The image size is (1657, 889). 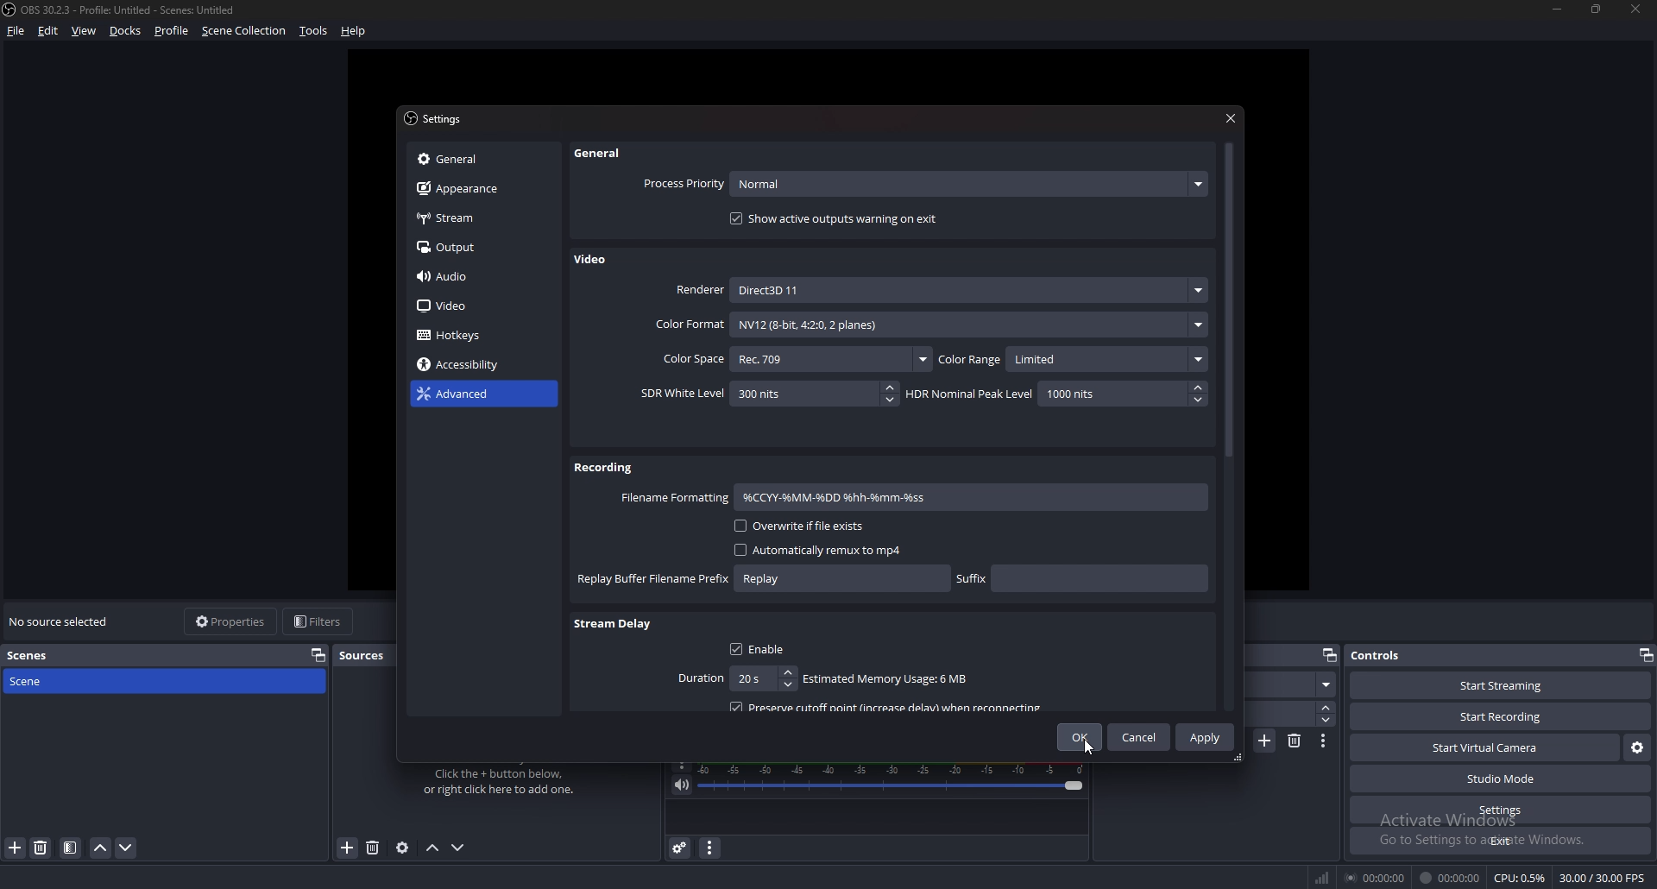 I want to click on profile, so click(x=174, y=31).